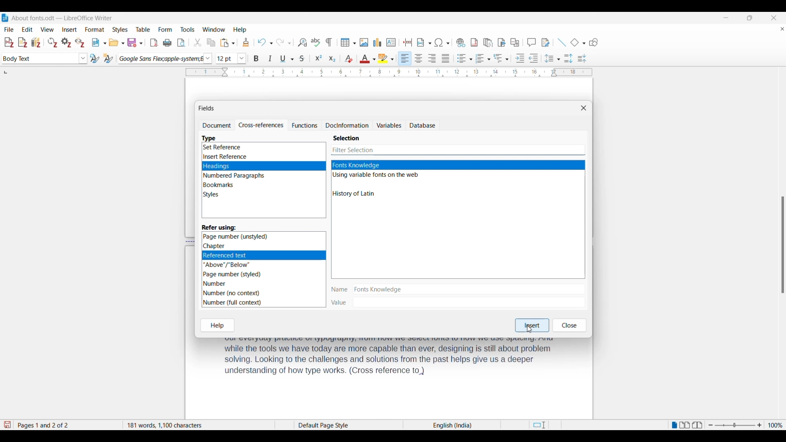 Image resolution: width=786 pixels, height=442 pixels. Describe the element at coordinates (79, 43) in the screenshot. I see `Unlink citations` at that location.